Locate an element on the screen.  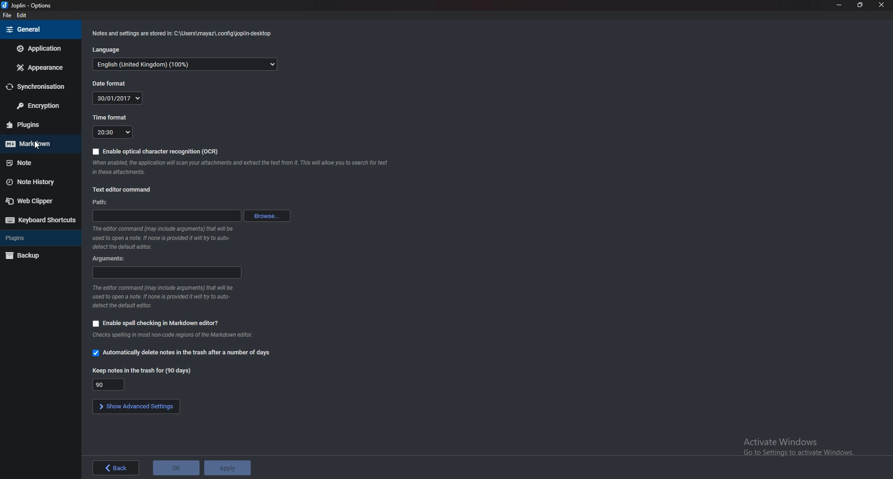
path is located at coordinates (101, 202).